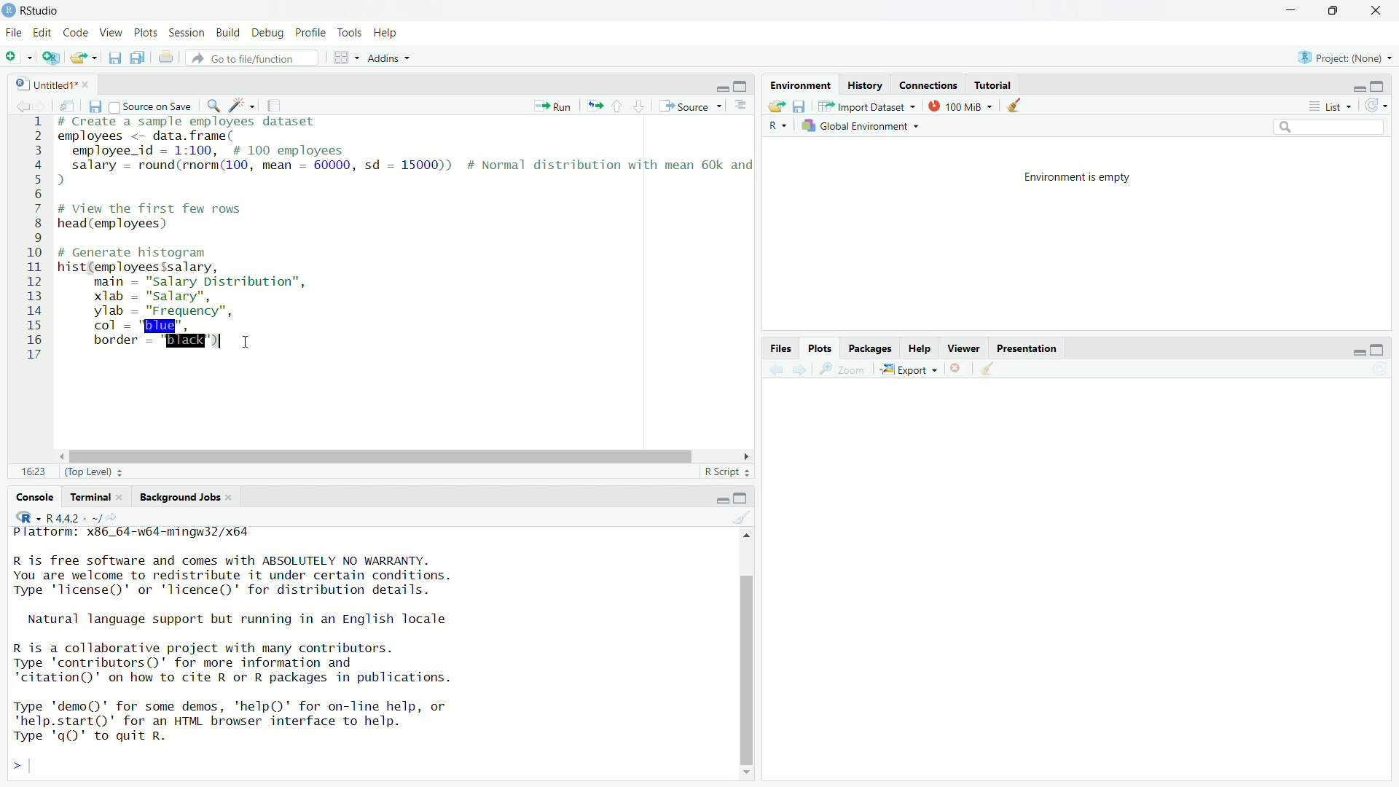 The height and width of the screenshot is (787, 1399). Describe the element at coordinates (187, 33) in the screenshot. I see `Session` at that location.